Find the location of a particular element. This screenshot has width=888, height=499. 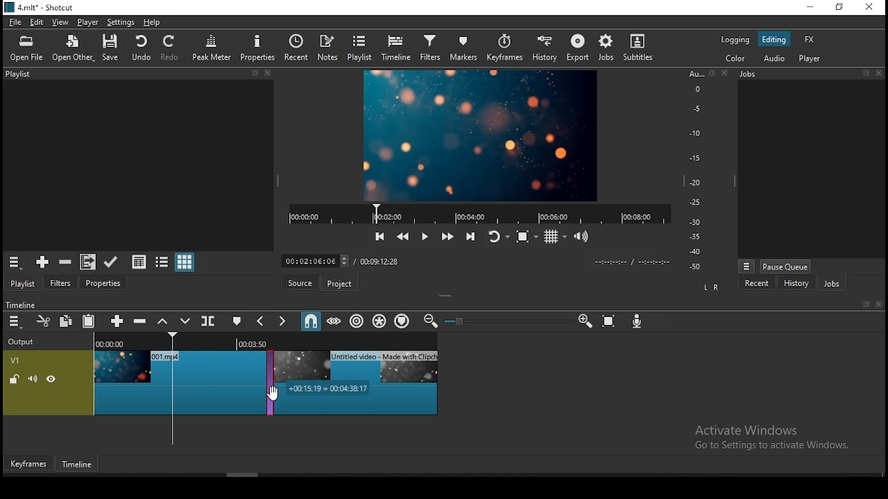

update is located at coordinates (110, 261).